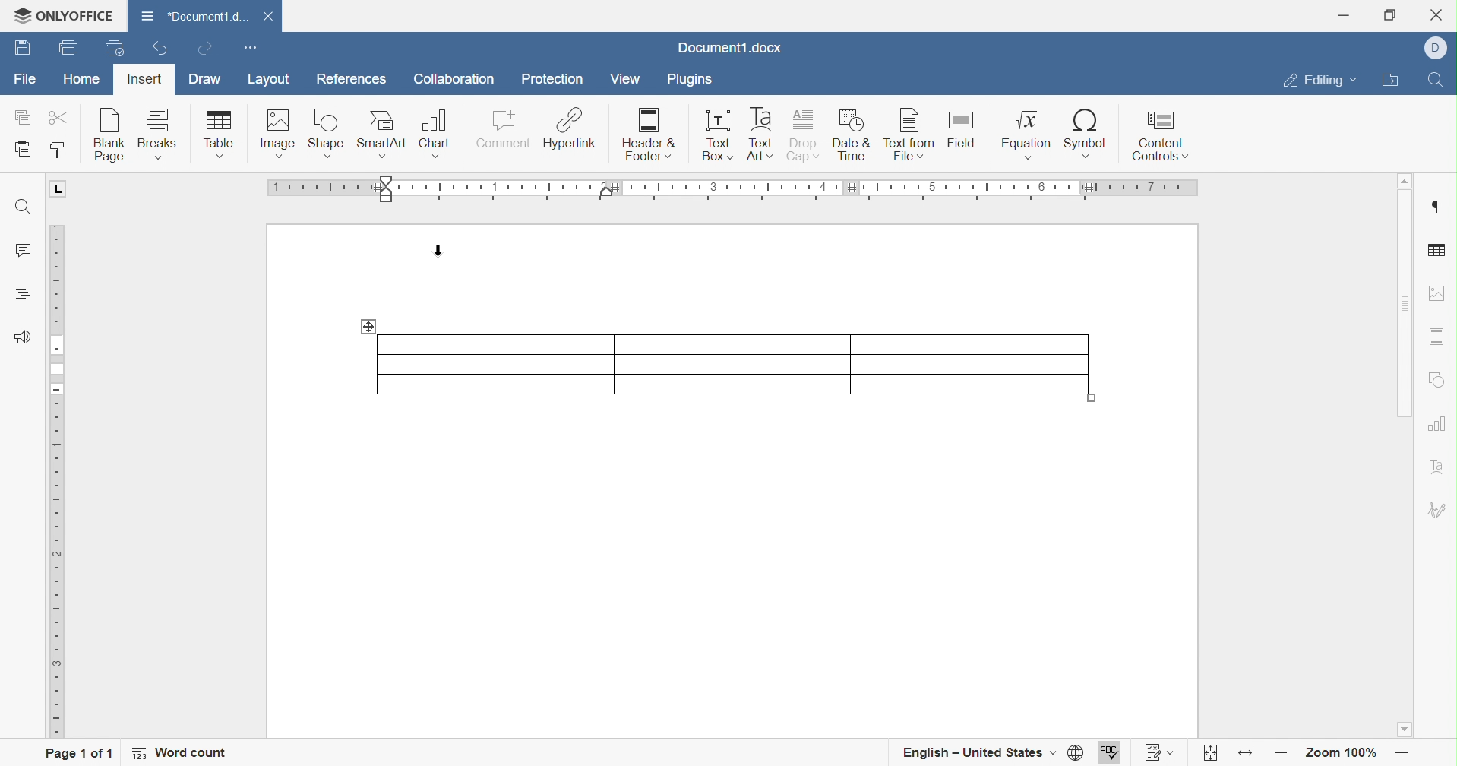 This screenshot has height=766, width=1457. Describe the element at coordinates (570, 130) in the screenshot. I see `Hyperlink` at that location.